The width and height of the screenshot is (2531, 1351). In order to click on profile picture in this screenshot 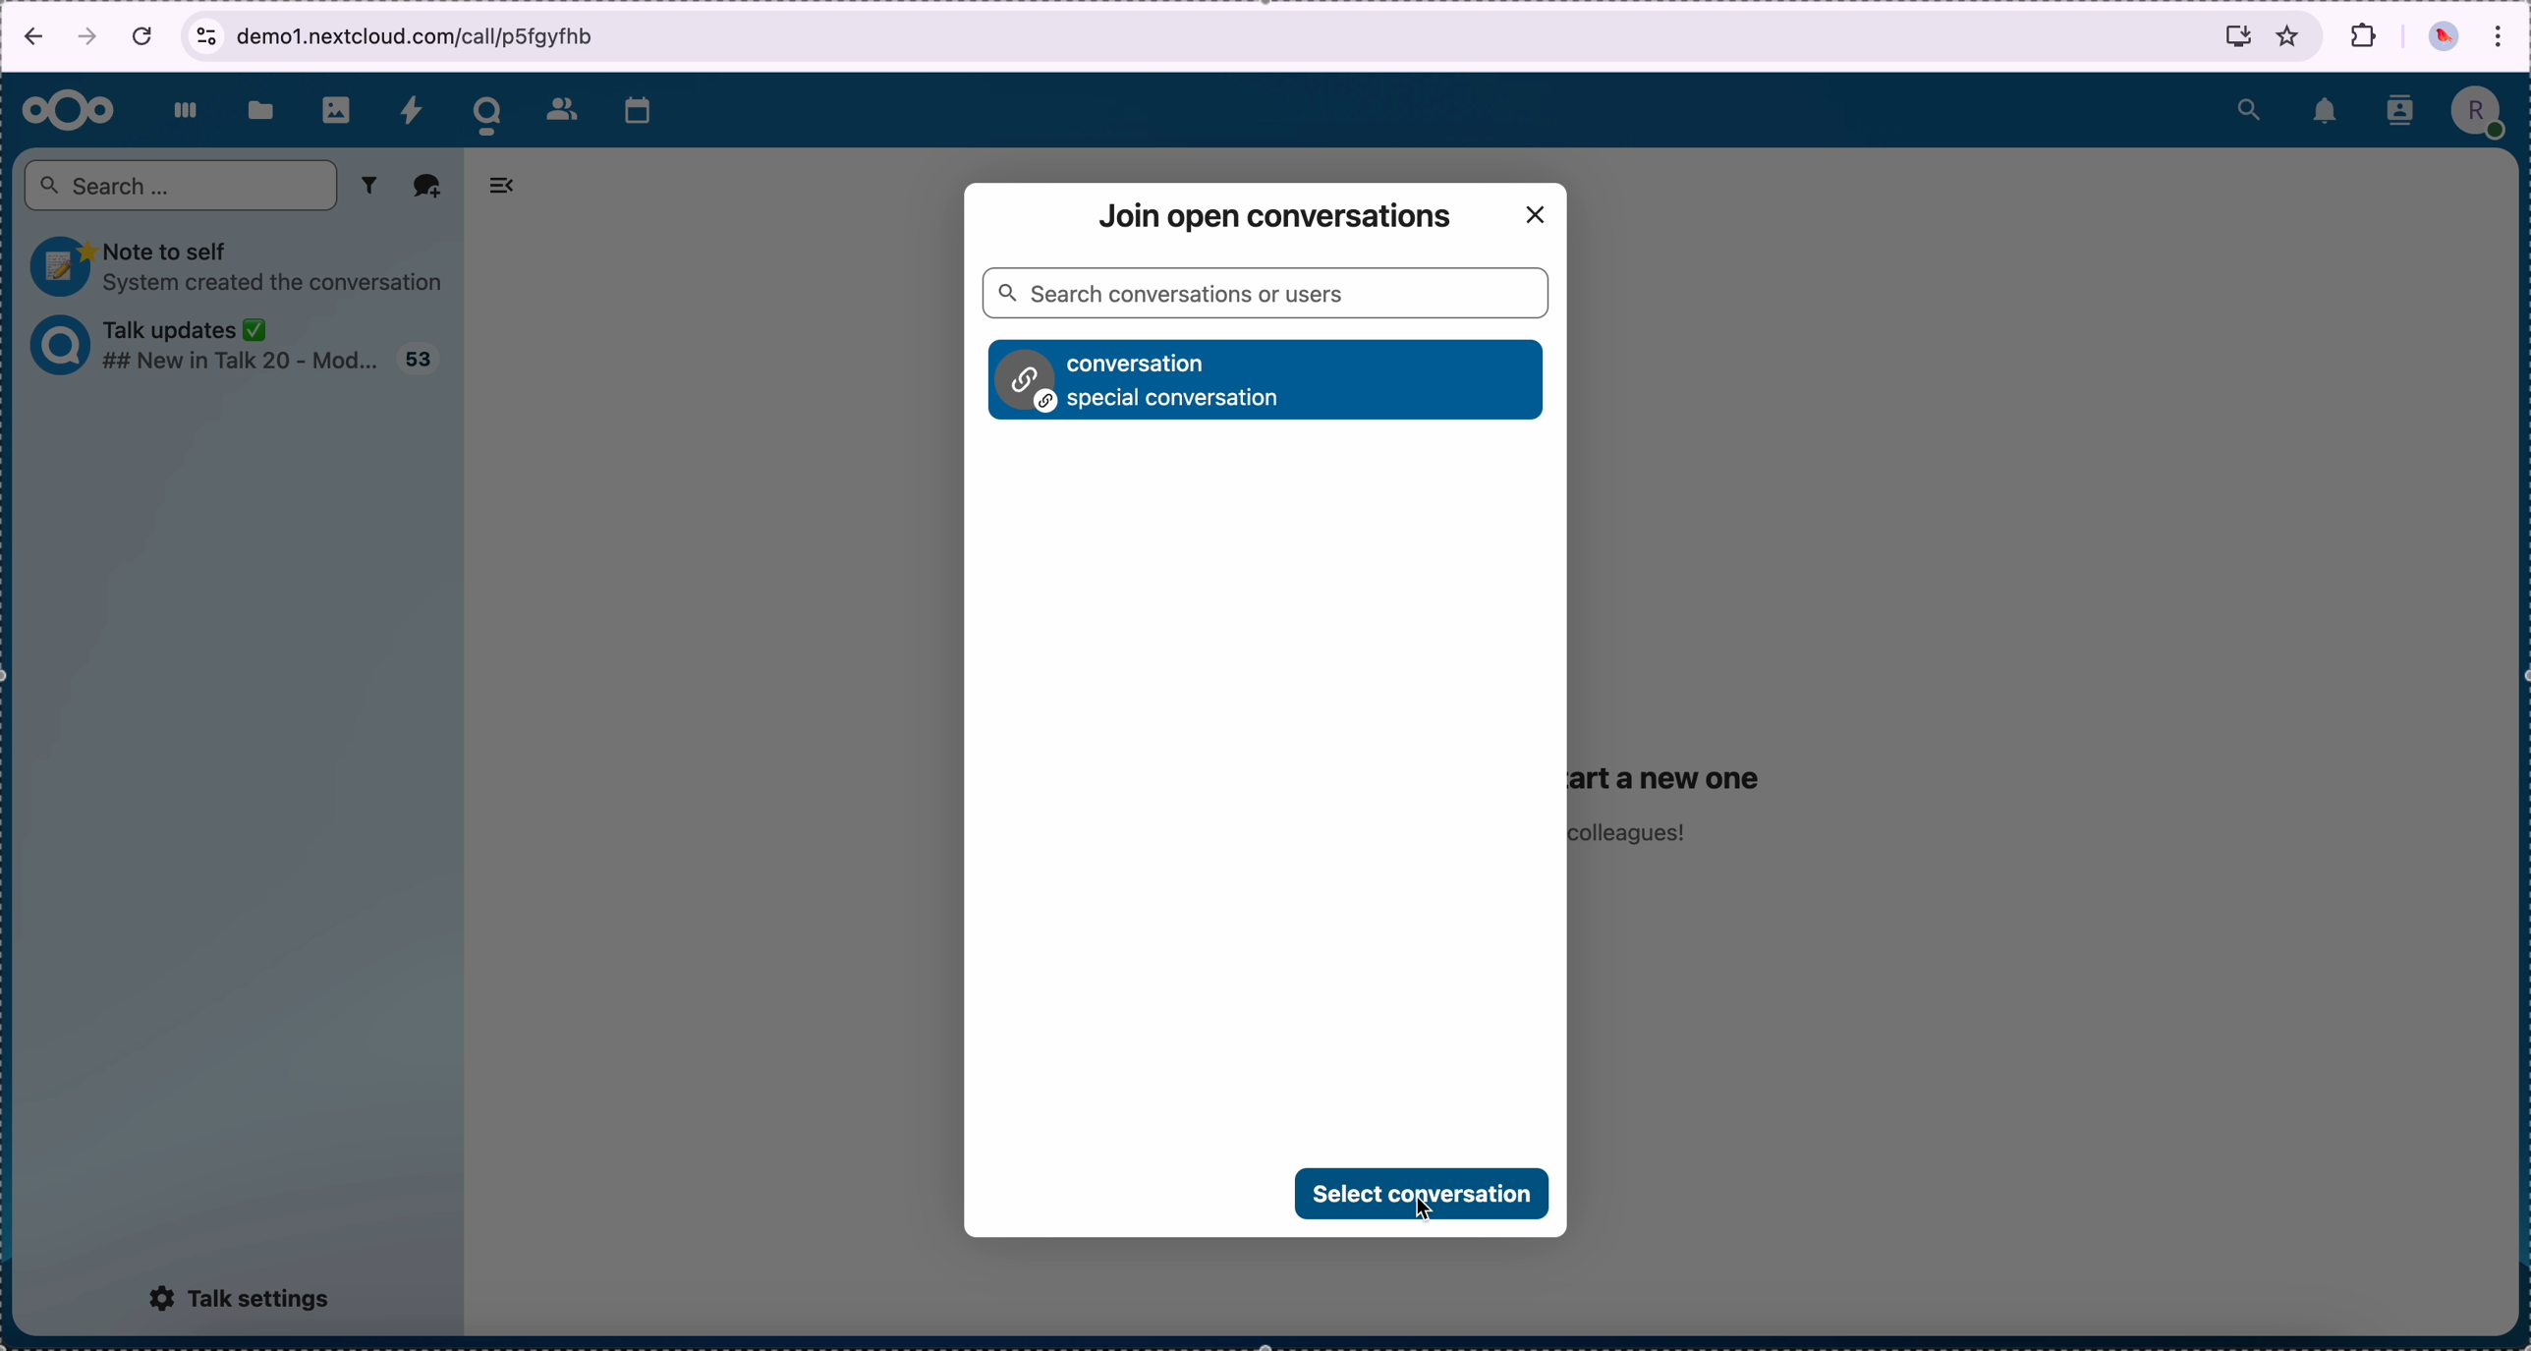, I will do `click(2482, 110)`.